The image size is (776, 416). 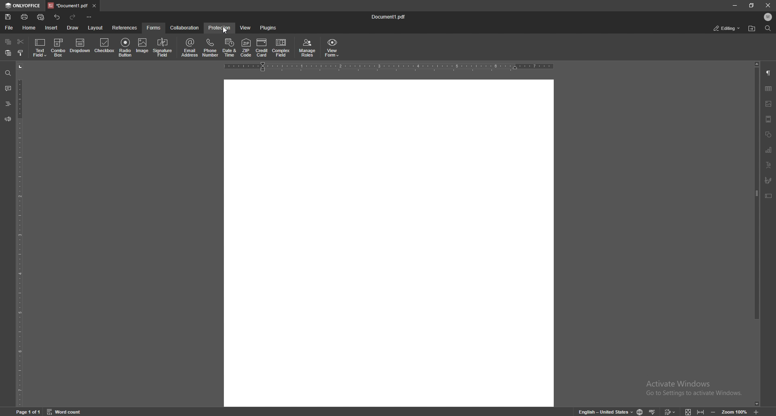 What do you see at coordinates (768, 5) in the screenshot?
I see `close` at bounding box center [768, 5].